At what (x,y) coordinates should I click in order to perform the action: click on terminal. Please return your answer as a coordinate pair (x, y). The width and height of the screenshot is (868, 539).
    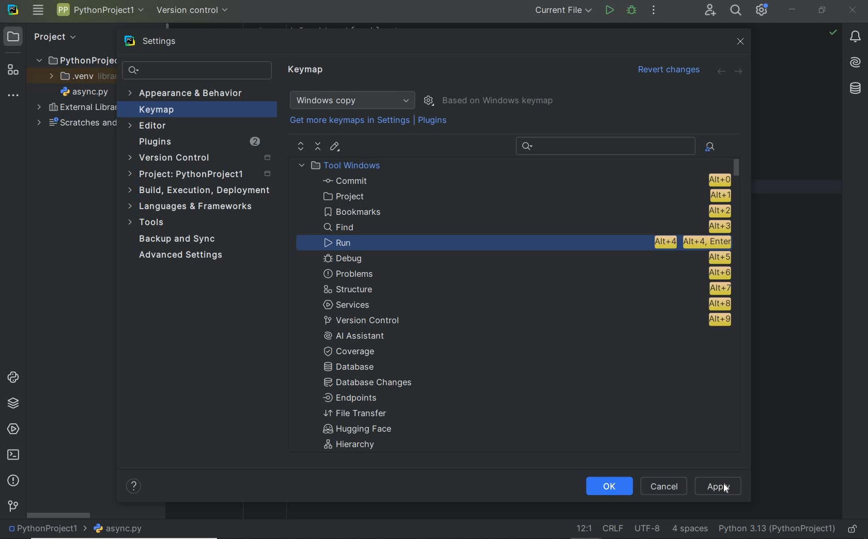
    Looking at the image, I should click on (12, 455).